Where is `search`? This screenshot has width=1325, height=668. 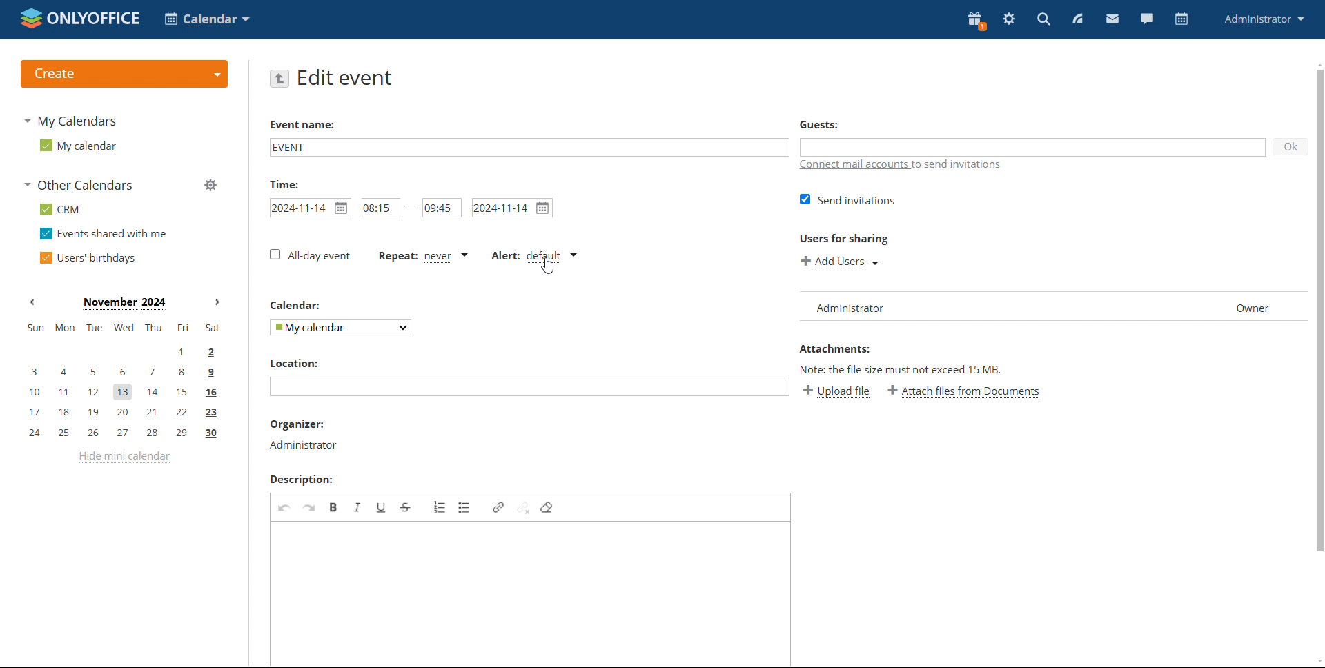 search is located at coordinates (1046, 20).